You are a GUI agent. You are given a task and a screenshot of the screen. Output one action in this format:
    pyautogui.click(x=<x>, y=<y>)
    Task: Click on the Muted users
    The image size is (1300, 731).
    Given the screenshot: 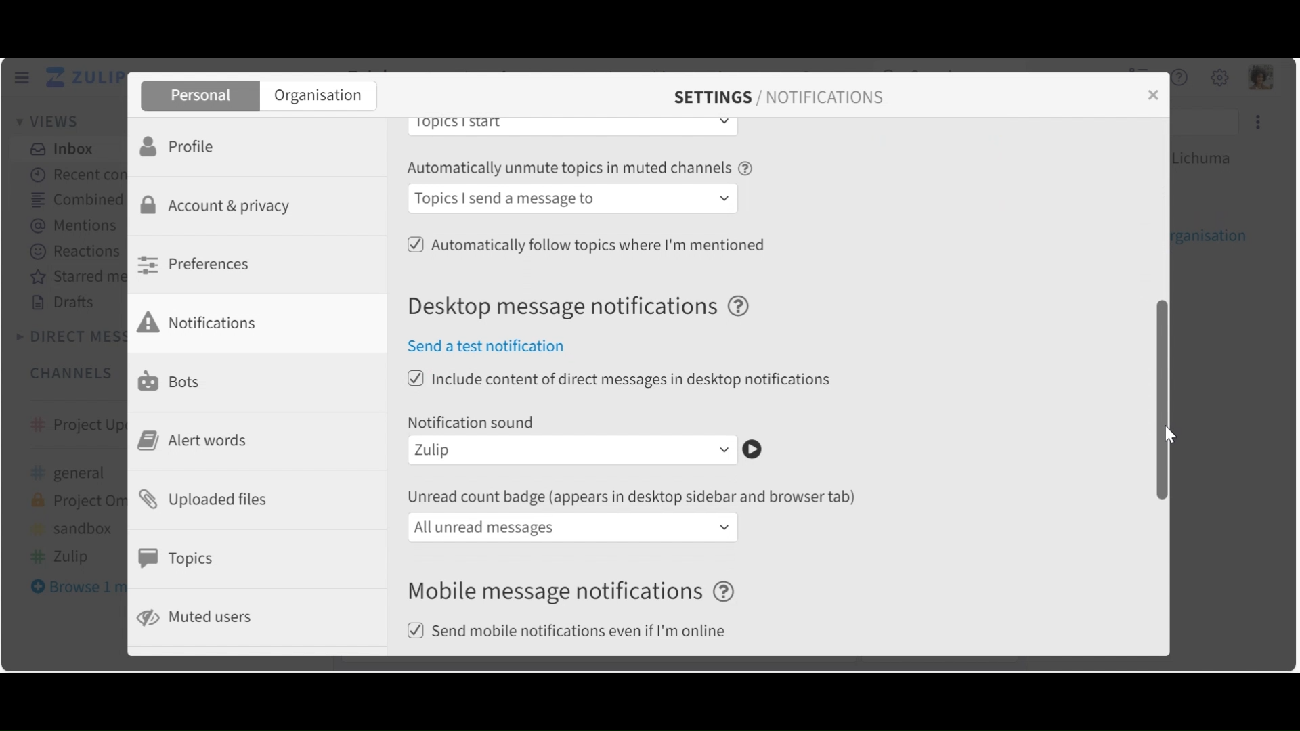 What is the action you would take?
    pyautogui.click(x=197, y=617)
    